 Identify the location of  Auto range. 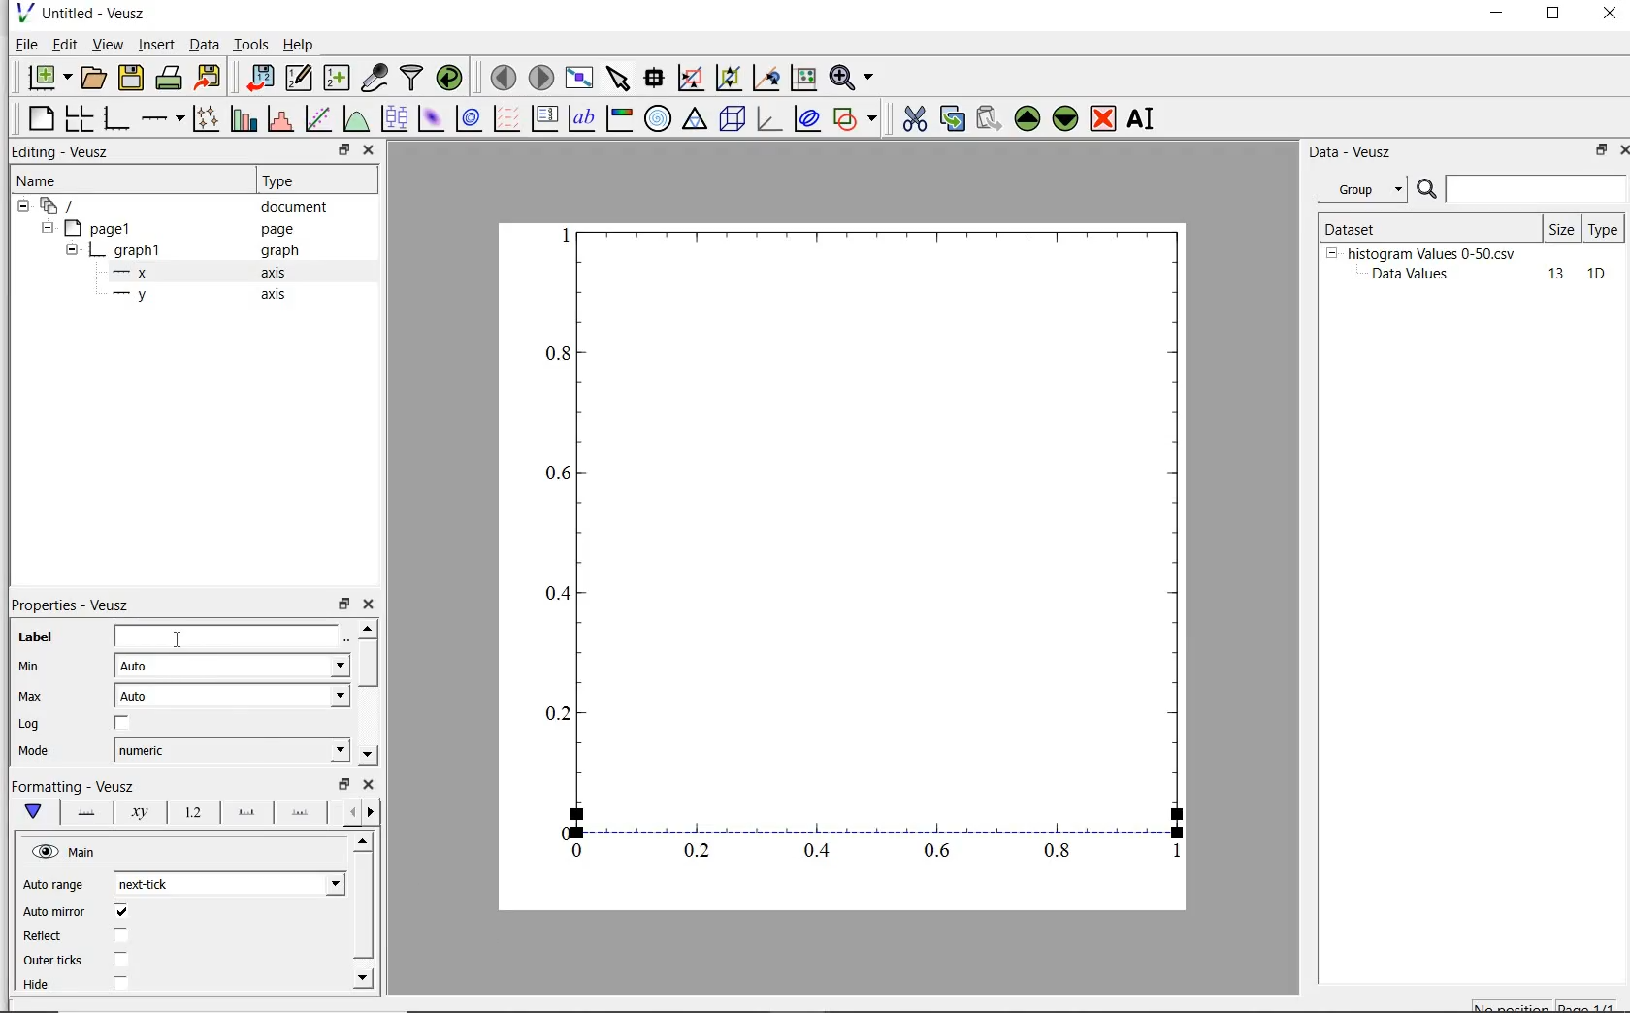
(54, 886).